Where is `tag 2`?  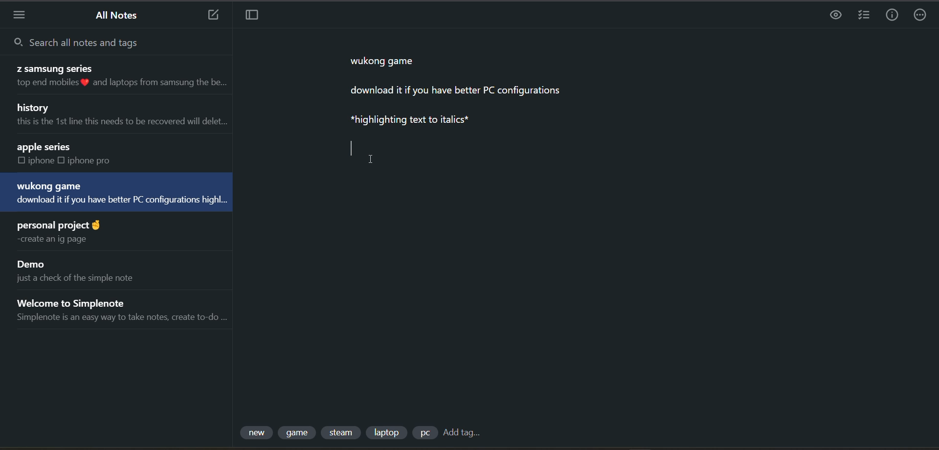 tag 2 is located at coordinates (300, 434).